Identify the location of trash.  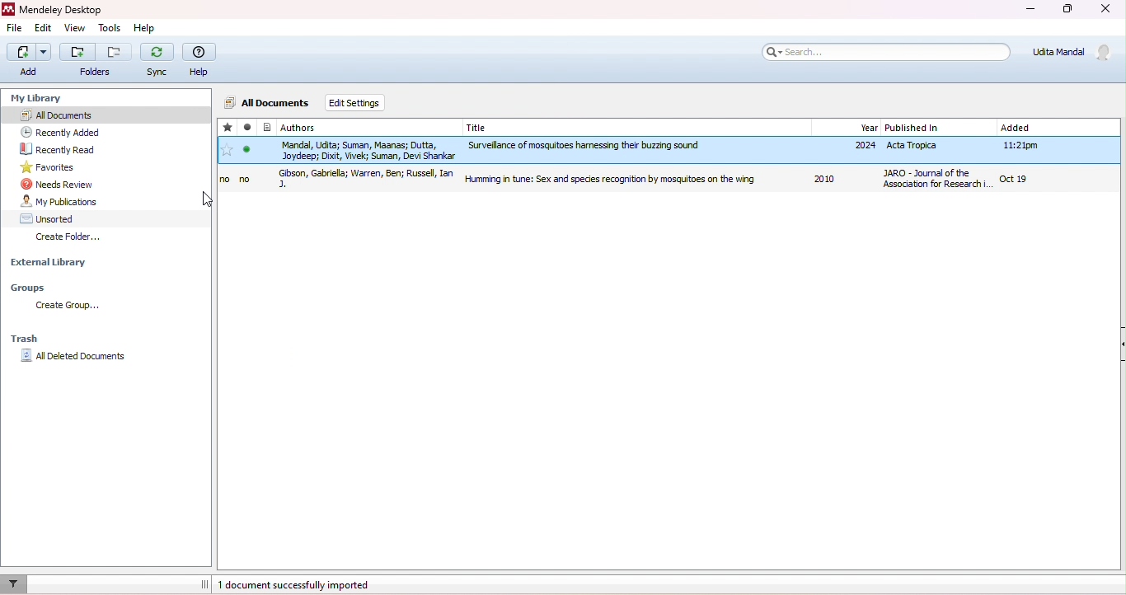
(25, 338).